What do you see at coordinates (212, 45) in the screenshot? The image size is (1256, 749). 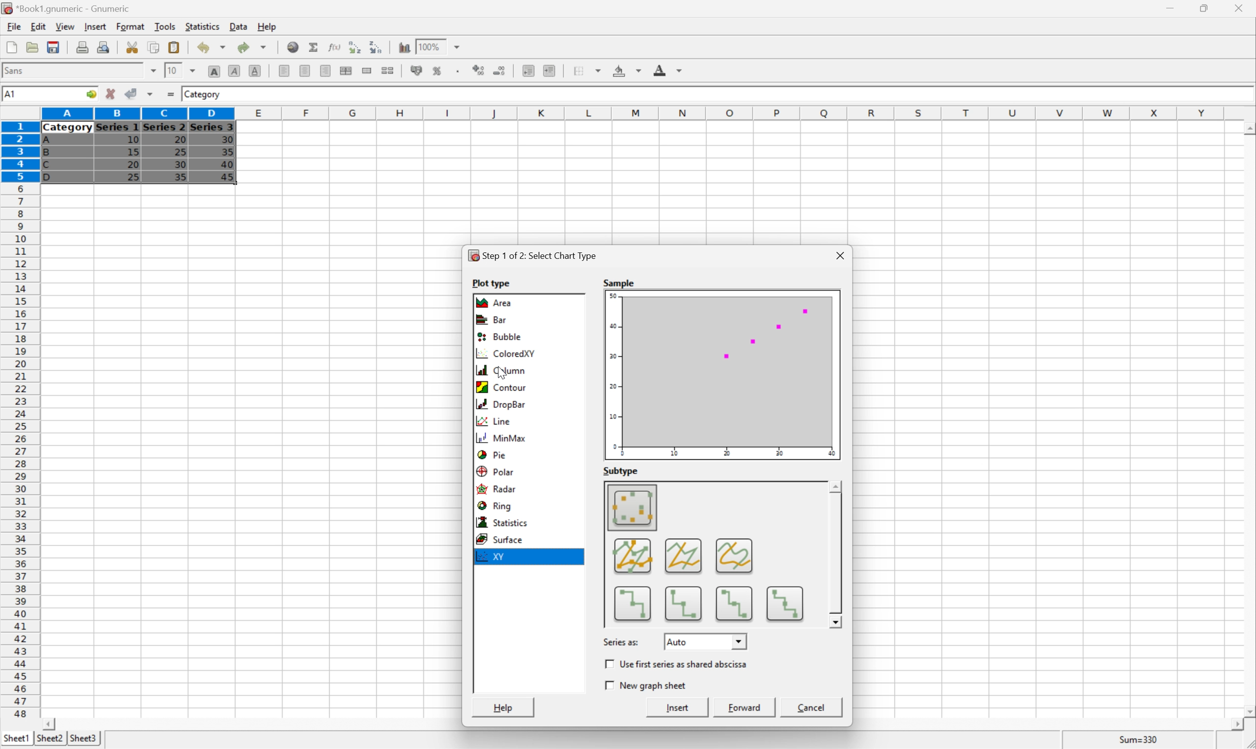 I see `Undo` at bounding box center [212, 45].